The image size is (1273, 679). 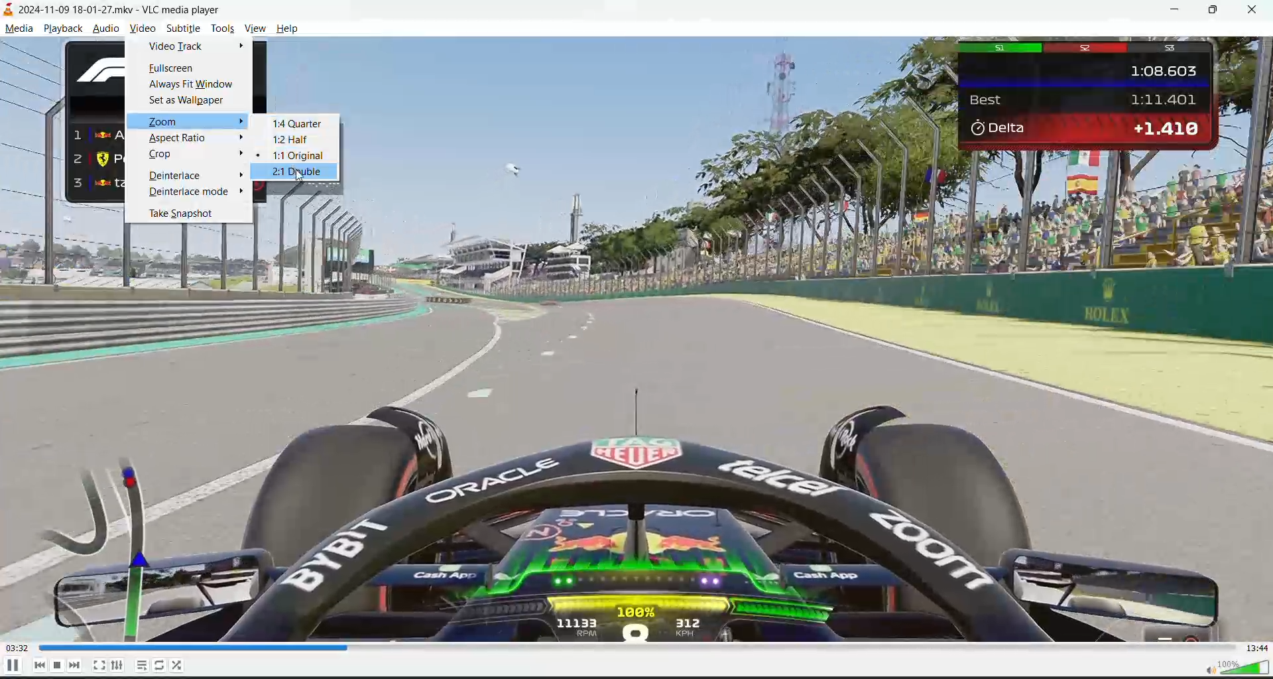 What do you see at coordinates (1183, 12) in the screenshot?
I see `minimize` at bounding box center [1183, 12].